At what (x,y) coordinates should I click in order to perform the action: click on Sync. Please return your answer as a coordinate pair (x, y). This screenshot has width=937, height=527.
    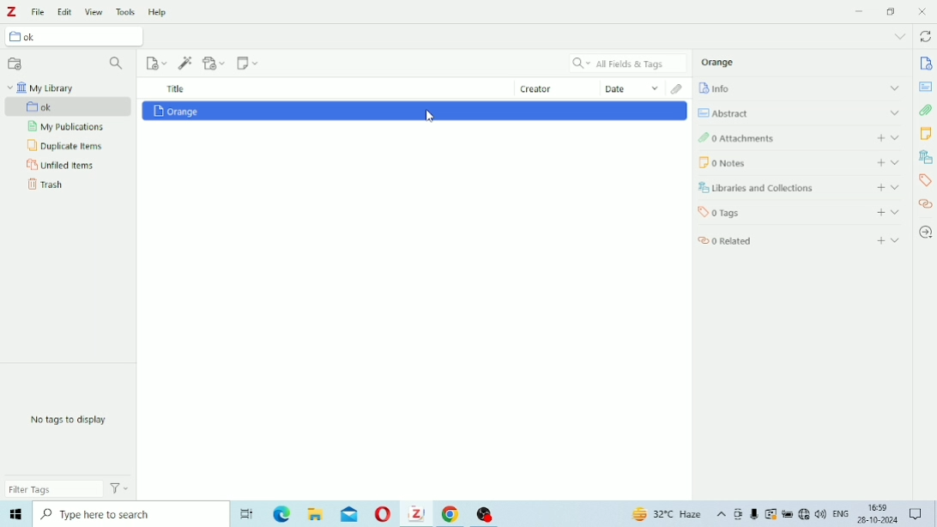
    Looking at the image, I should click on (925, 38).